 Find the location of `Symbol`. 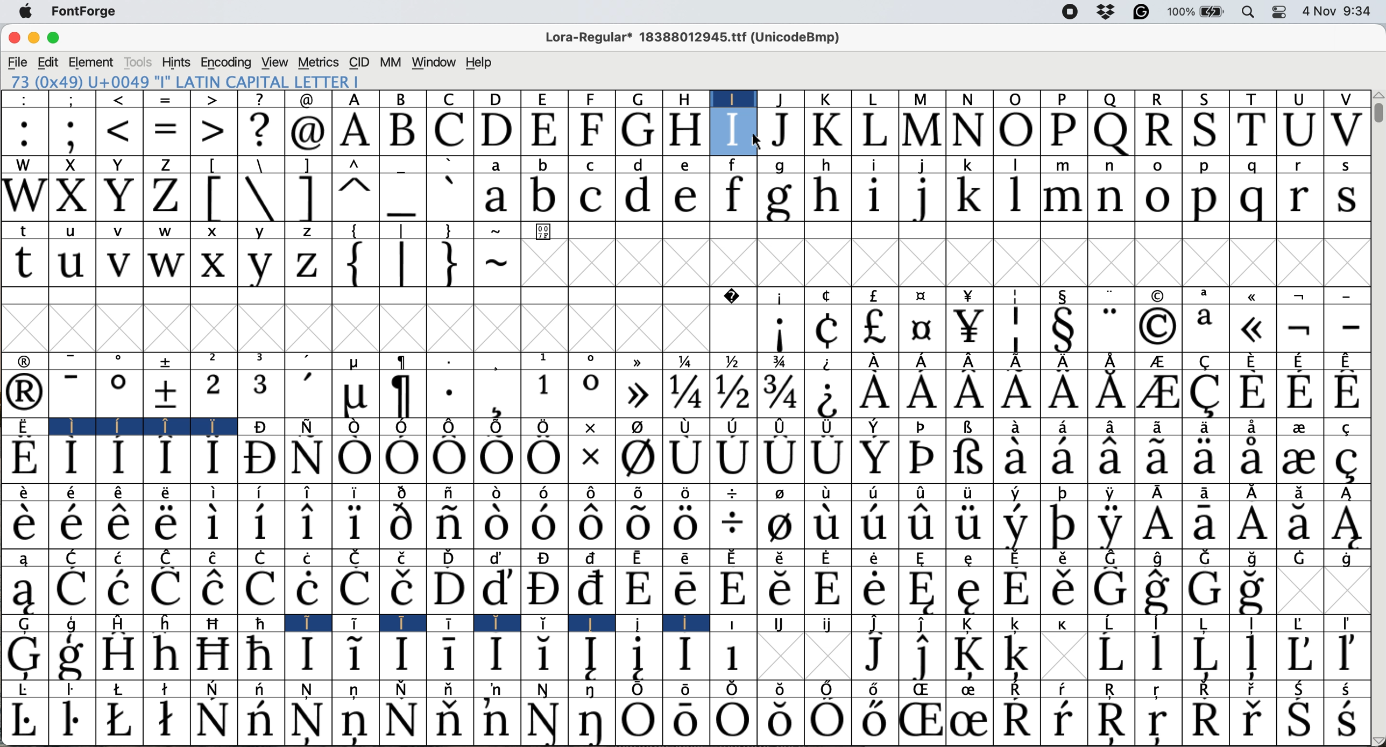

Symbol is located at coordinates (877, 525).